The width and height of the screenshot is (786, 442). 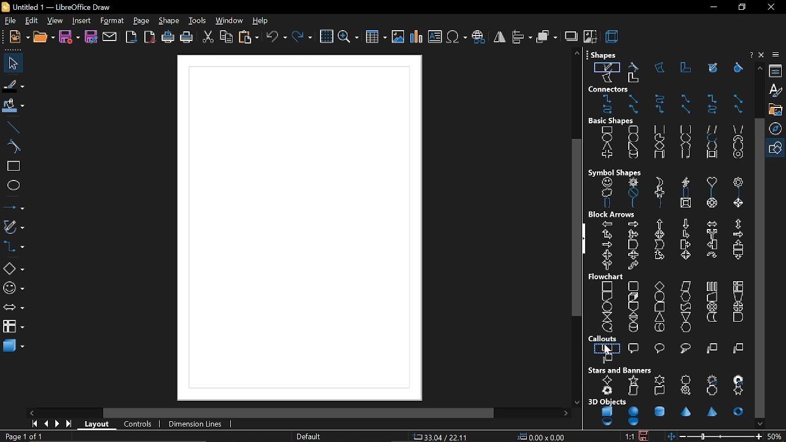 I want to click on arc, so click(x=711, y=139).